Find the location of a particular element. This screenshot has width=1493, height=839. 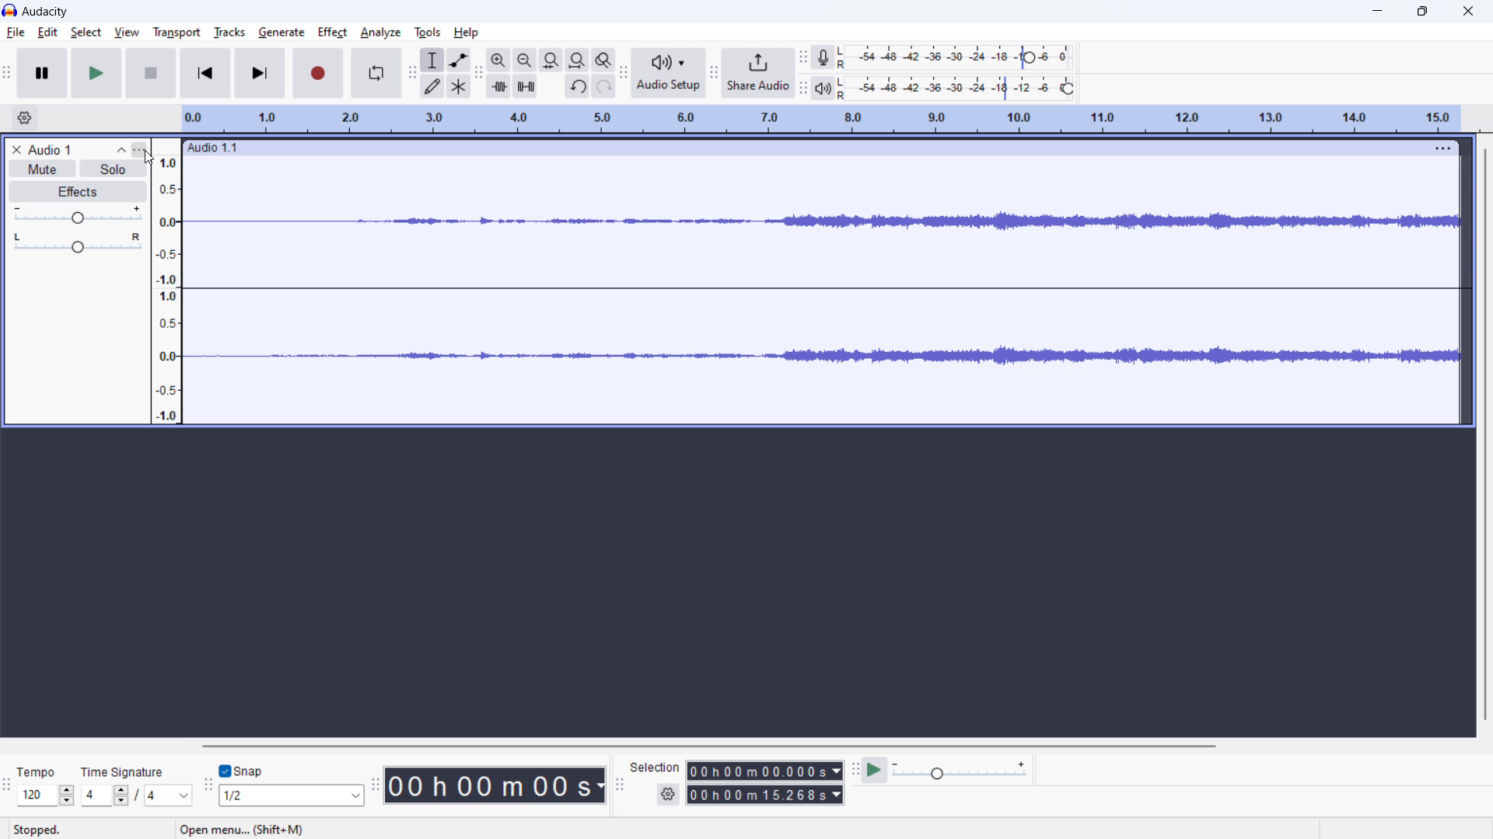

share audio toolbar is located at coordinates (715, 73).